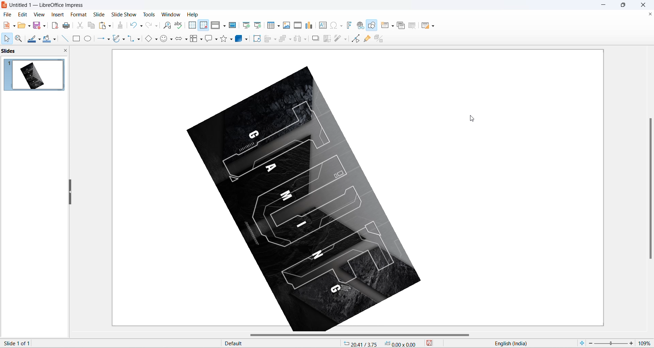  I want to click on duplicate slide, so click(401, 26).